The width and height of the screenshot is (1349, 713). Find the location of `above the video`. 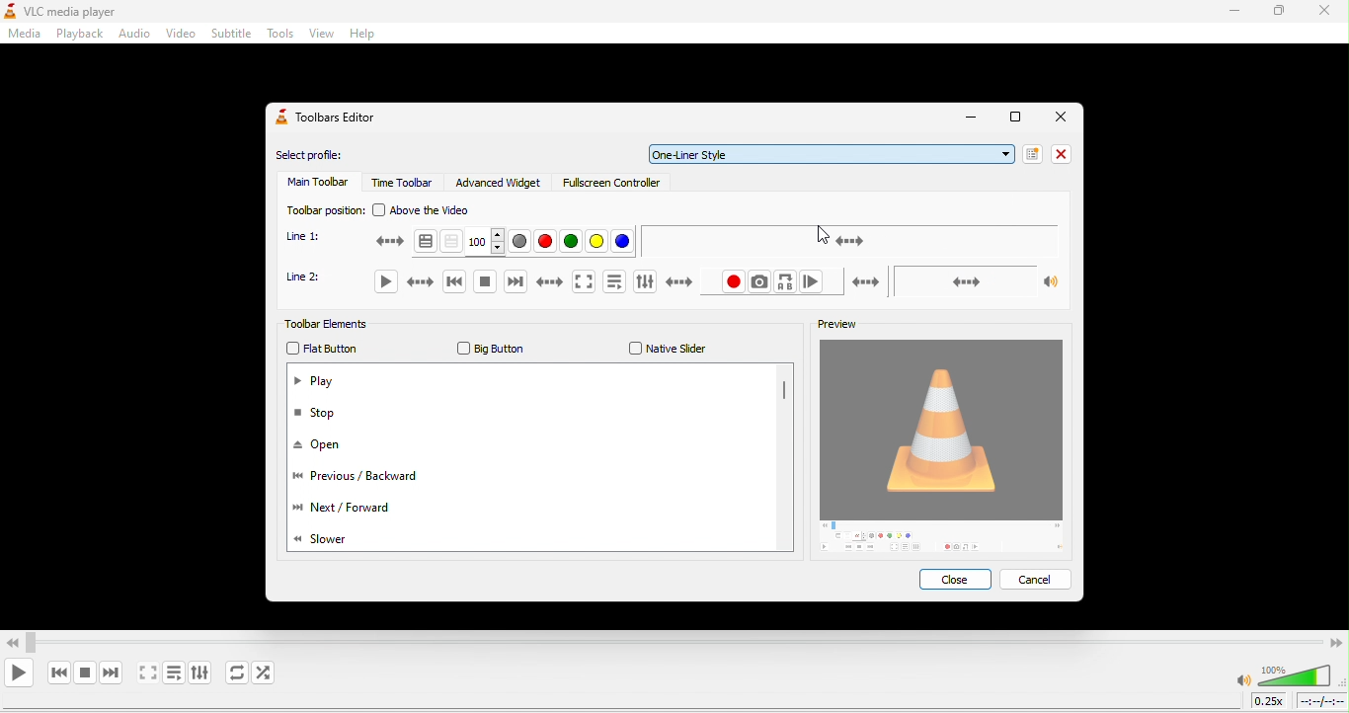

above the video is located at coordinates (432, 210).